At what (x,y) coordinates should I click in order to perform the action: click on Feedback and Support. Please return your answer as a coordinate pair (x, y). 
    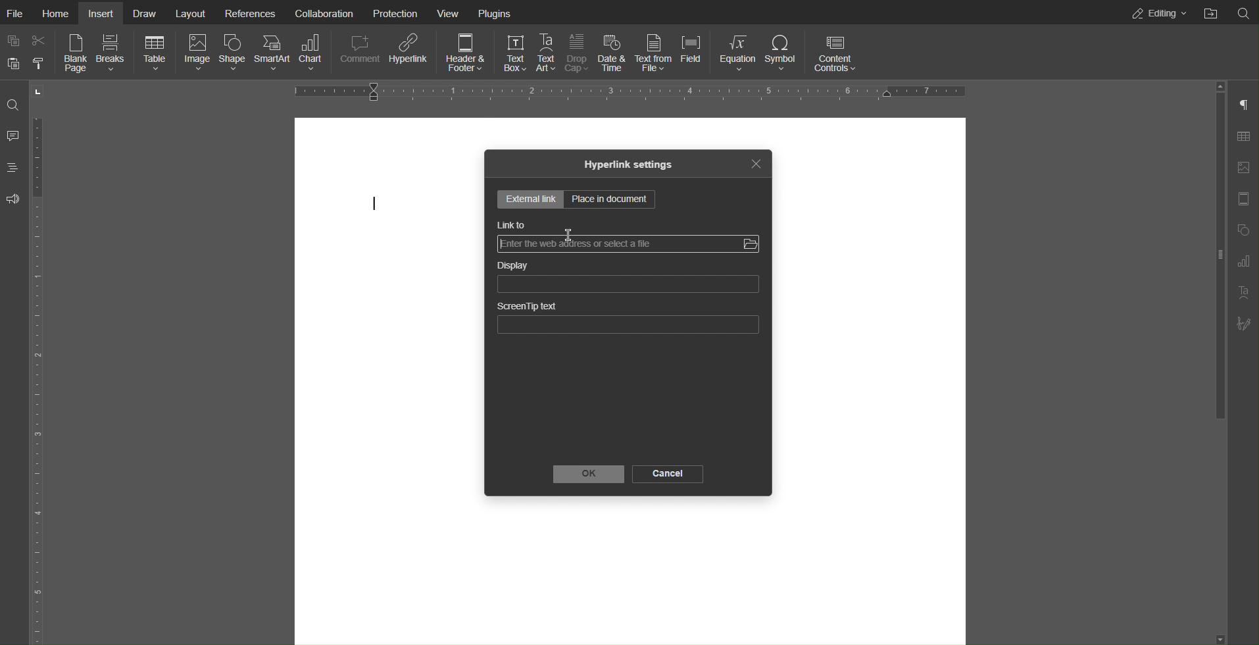
    Looking at the image, I should click on (13, 200).